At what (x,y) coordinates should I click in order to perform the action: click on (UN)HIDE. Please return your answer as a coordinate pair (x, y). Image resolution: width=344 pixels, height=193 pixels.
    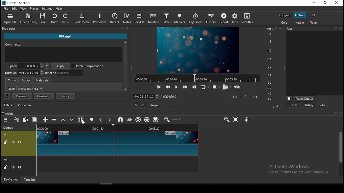
    Looking at the image, I should click on (20, 142).